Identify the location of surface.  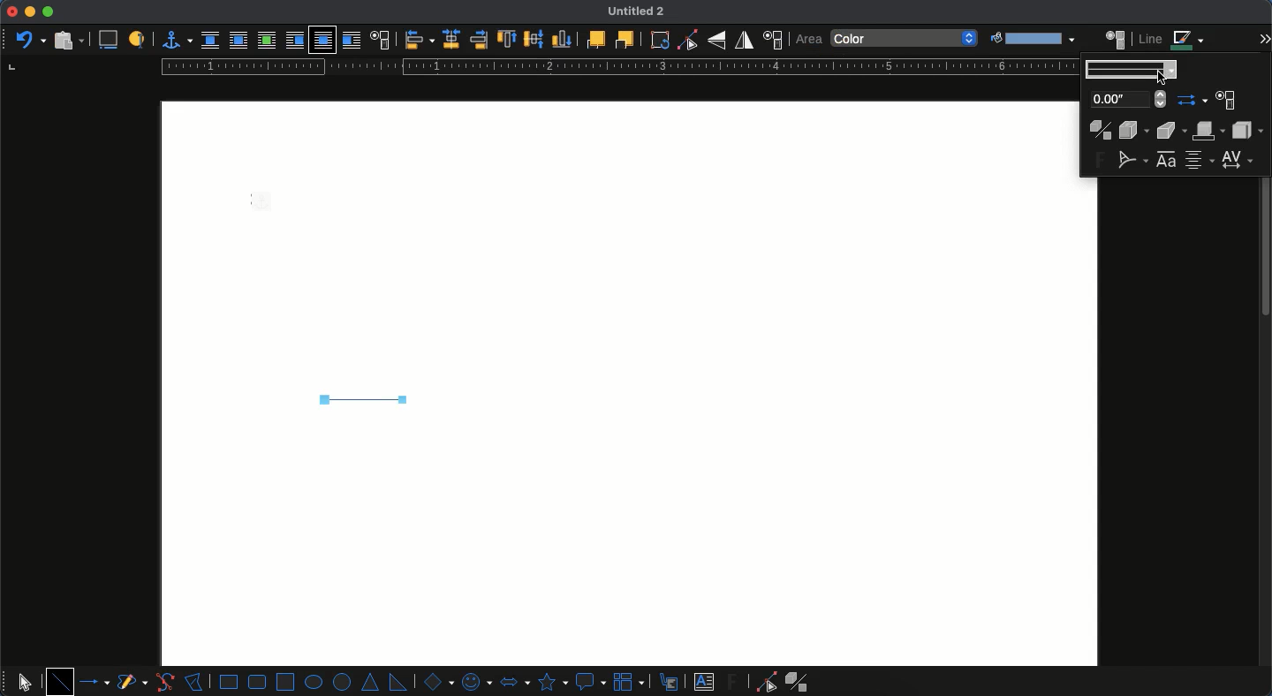
(1246, 130).